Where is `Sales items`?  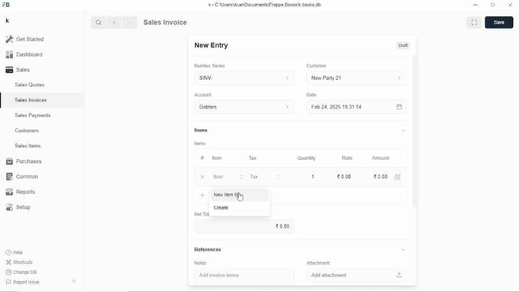 Sales items is located at coordinates (28, 146).